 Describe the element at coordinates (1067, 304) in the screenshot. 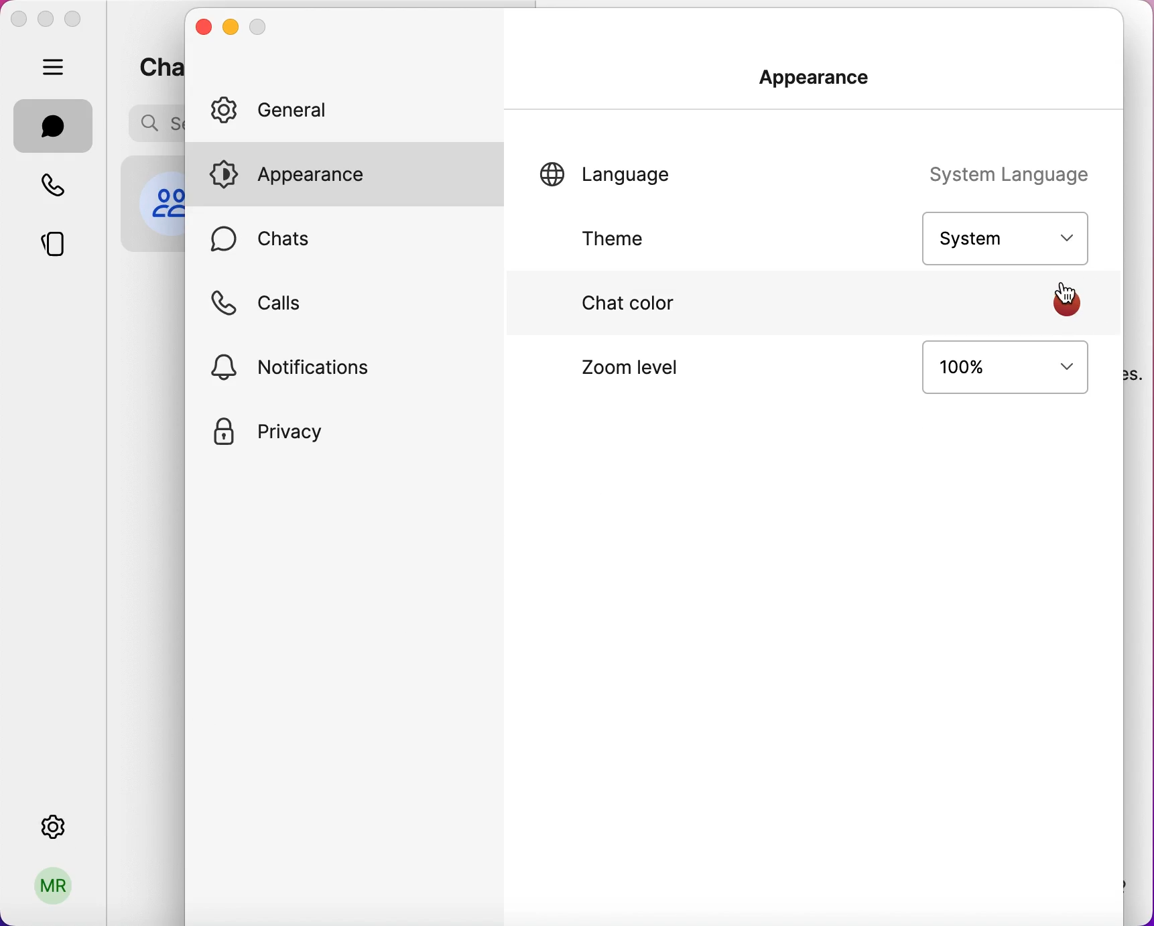

I see `color` at that location.